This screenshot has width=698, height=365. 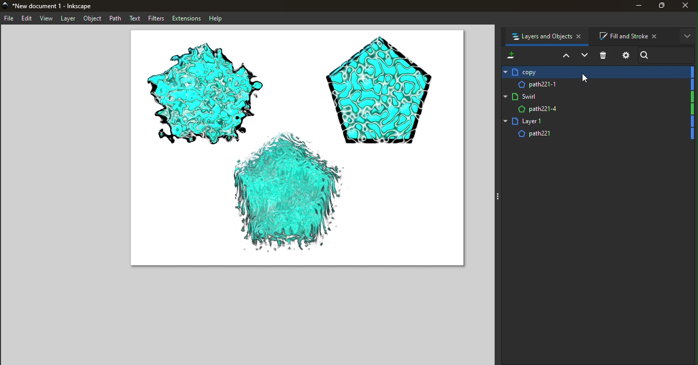 What do you see at coordinates (115, 18) in the screenshot?
I see `Path` at bounding box center [115, 18].